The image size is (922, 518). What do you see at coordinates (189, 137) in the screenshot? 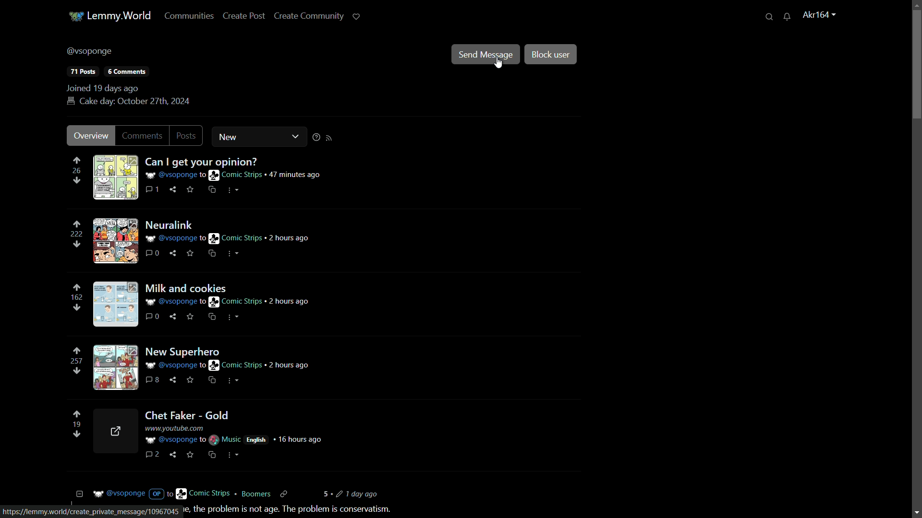
I see `posts` at bounding box center [189, 137].